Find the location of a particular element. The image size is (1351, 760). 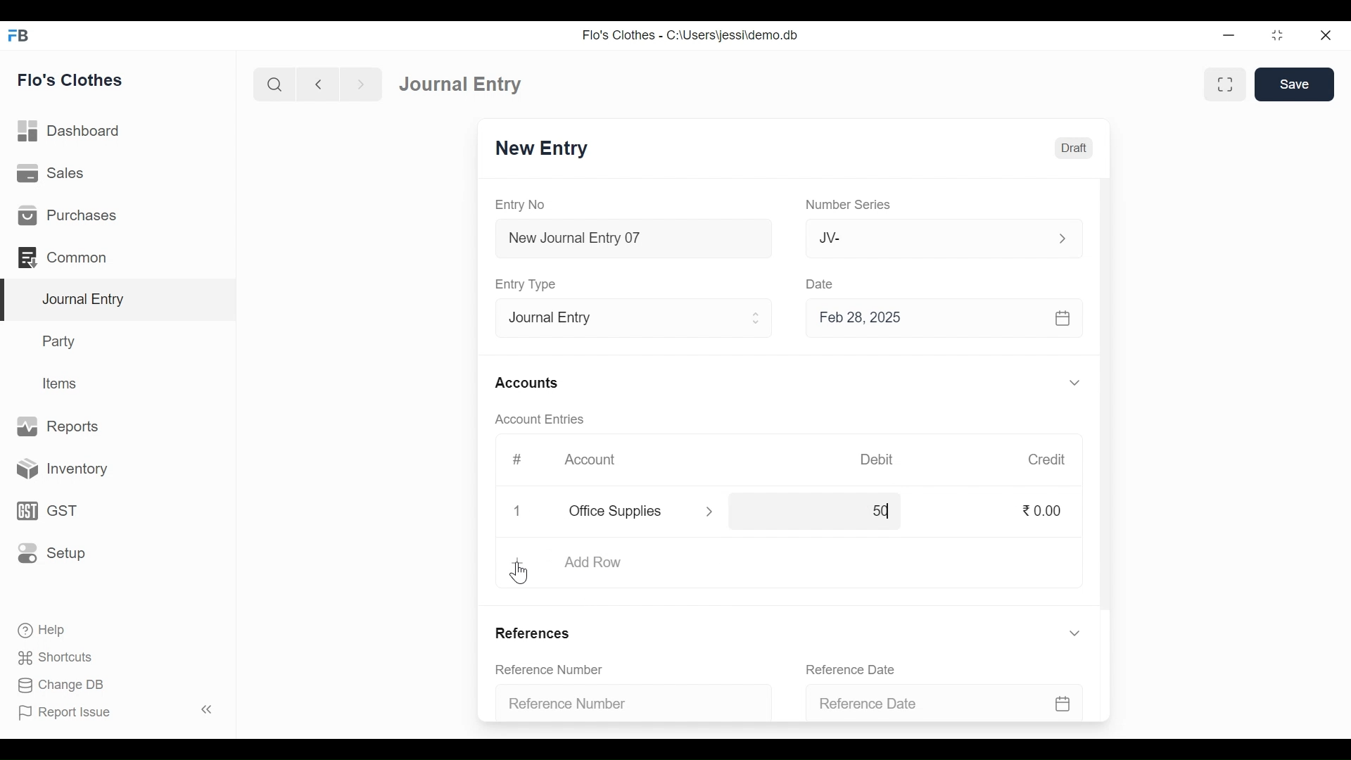

minimize is located at coordinates (1229, 37).